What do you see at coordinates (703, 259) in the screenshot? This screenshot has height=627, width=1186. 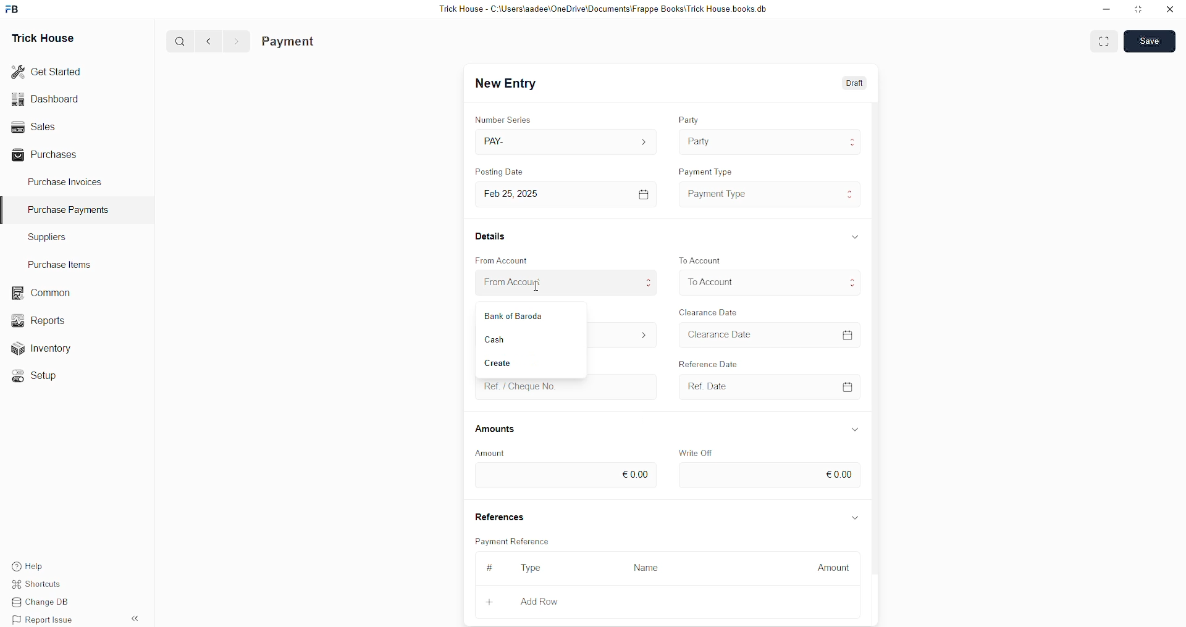 I see `To Account` at bounding box center [703, 259].